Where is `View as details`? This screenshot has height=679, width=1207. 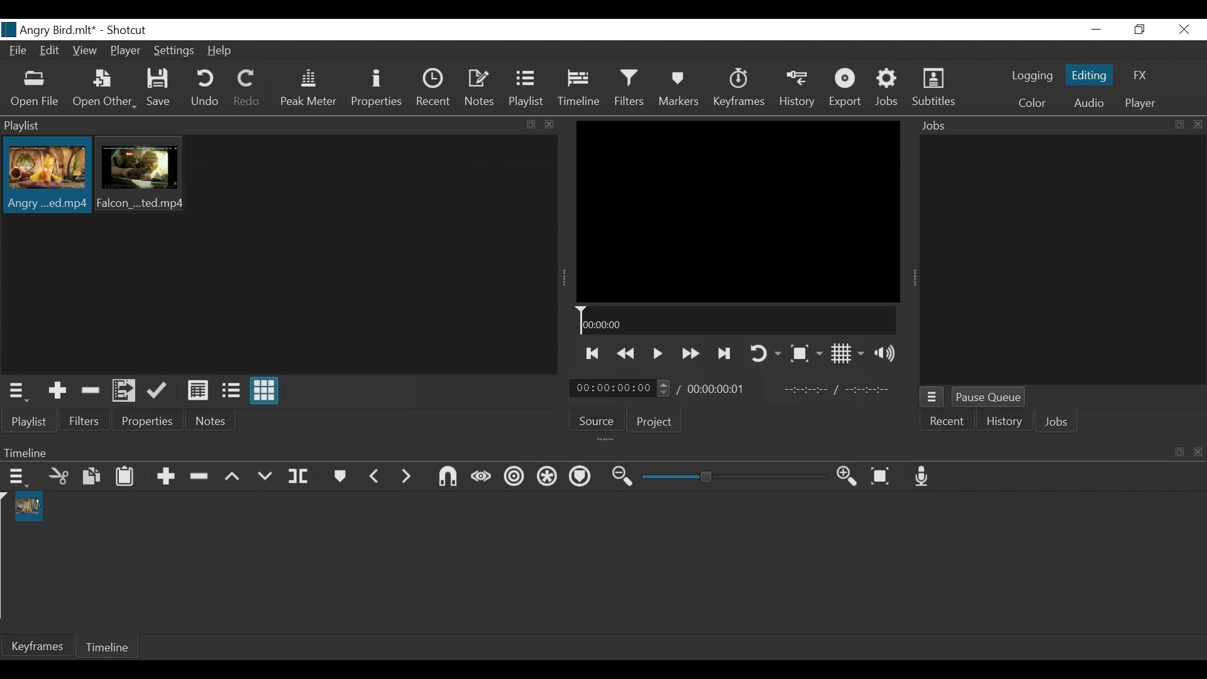
View as details is located at coordinates (199, 391).